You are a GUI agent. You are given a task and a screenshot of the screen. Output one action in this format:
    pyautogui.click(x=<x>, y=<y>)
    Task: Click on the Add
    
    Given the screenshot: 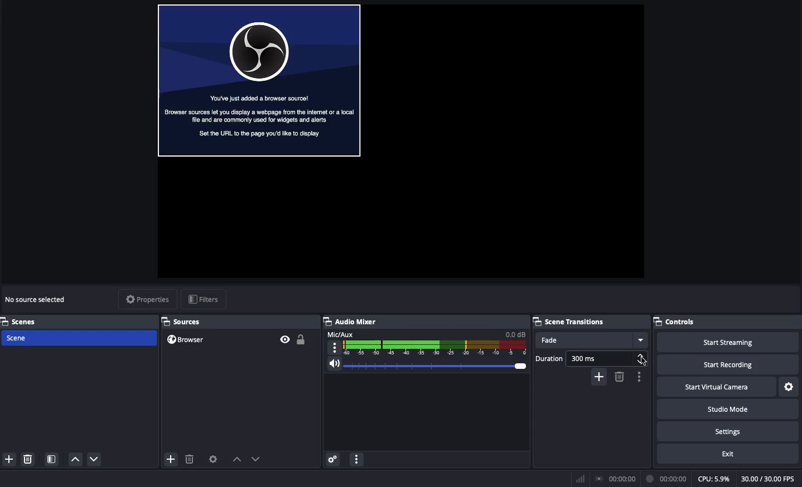 What is the action you would take?
    pyautogui.click(x=10, y=460)
    